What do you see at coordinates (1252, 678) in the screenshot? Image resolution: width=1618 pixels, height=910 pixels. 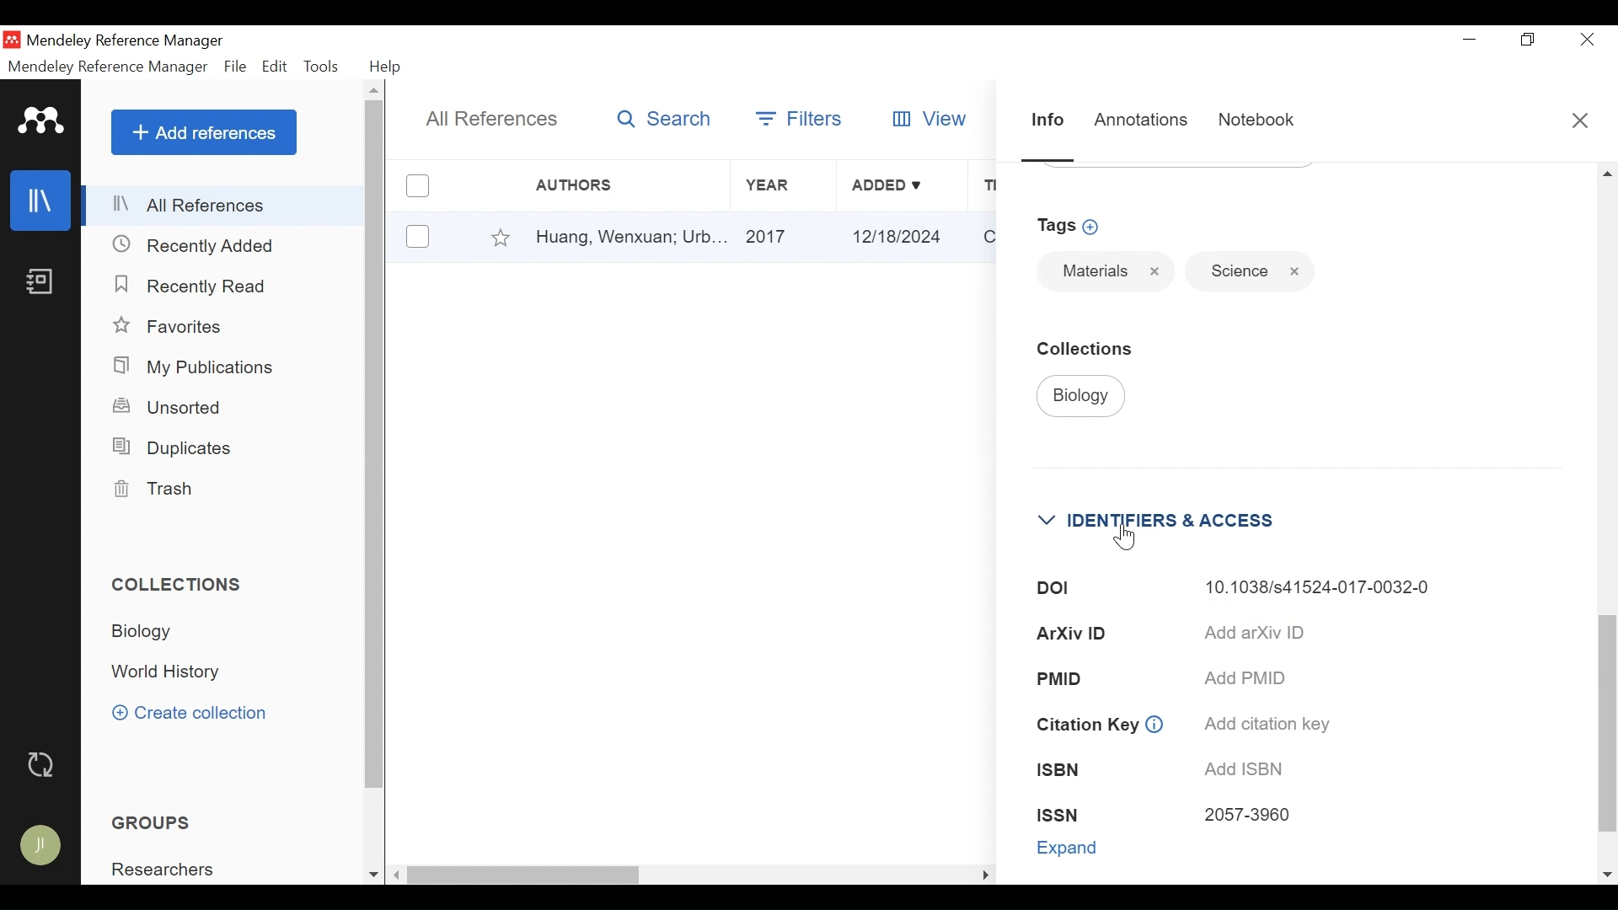 I see `Add PMID` at bounding box center [1252, 678].